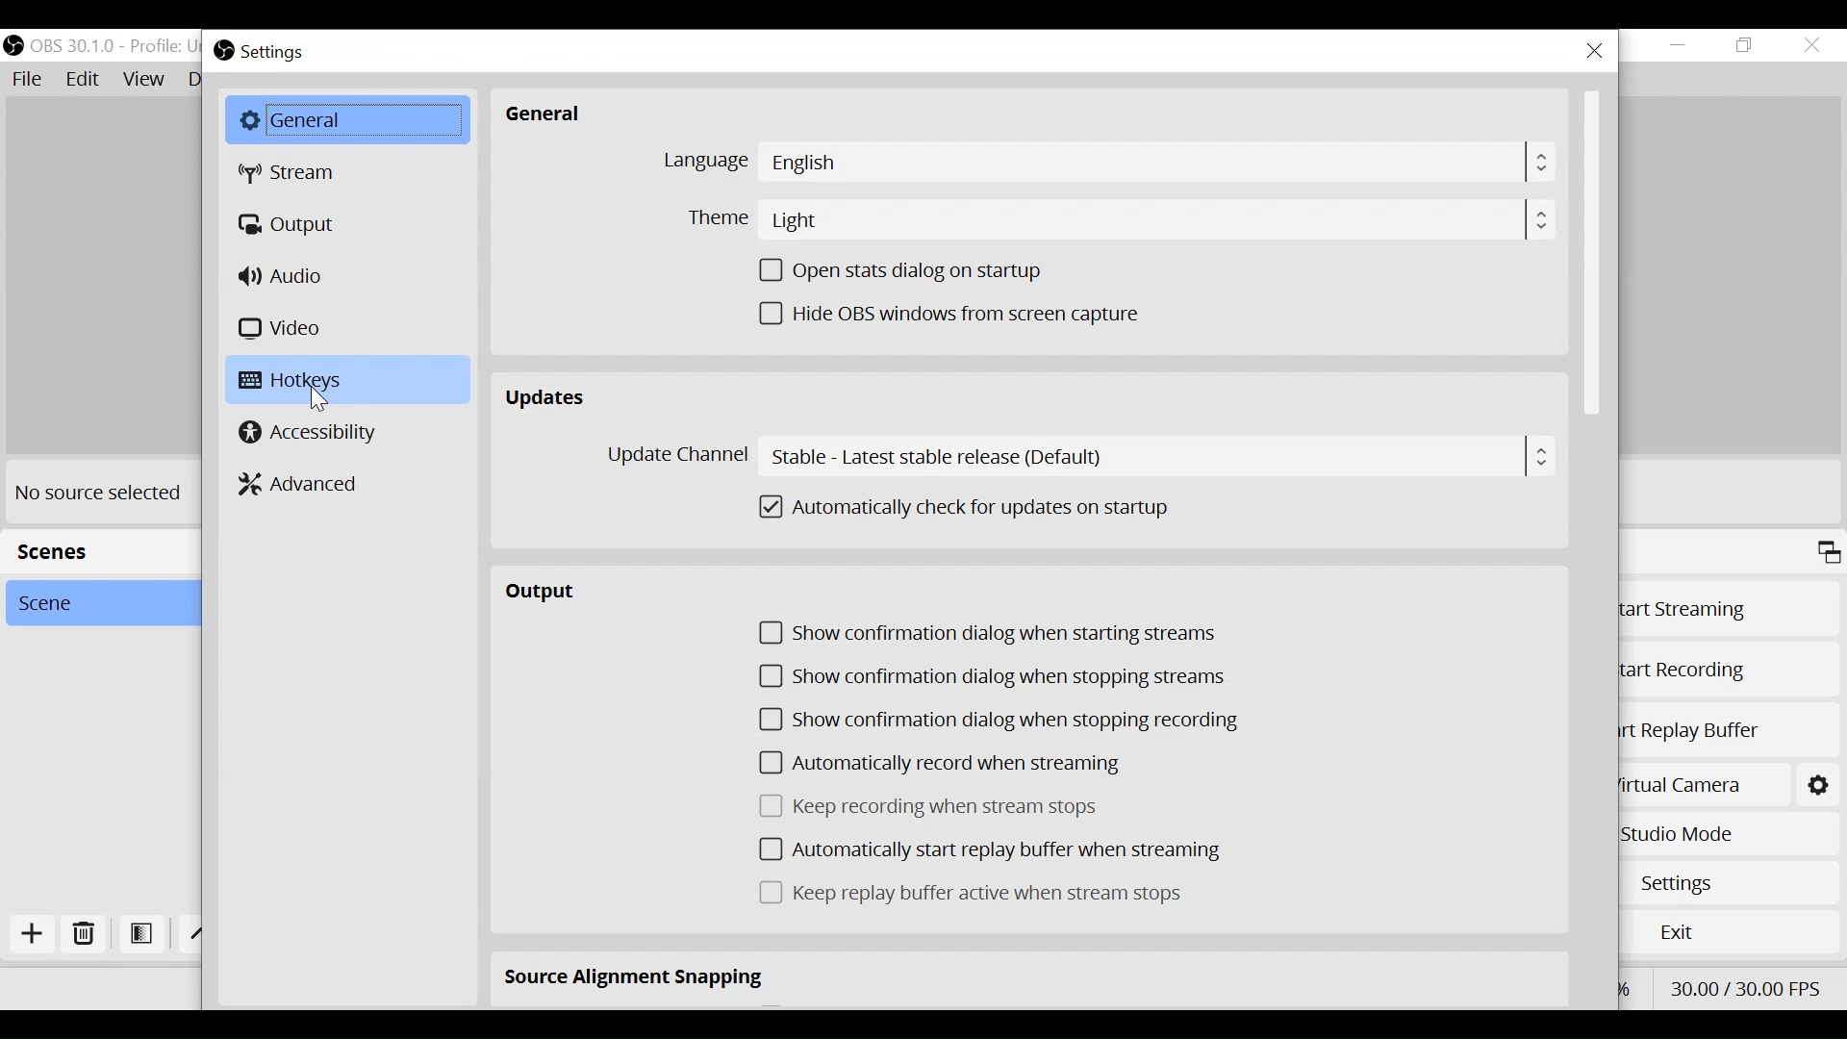 The image size is (1847, 1039). Describe the element at coordinates (1679, 45) in the screenshot. I see `Minimize` at that location.